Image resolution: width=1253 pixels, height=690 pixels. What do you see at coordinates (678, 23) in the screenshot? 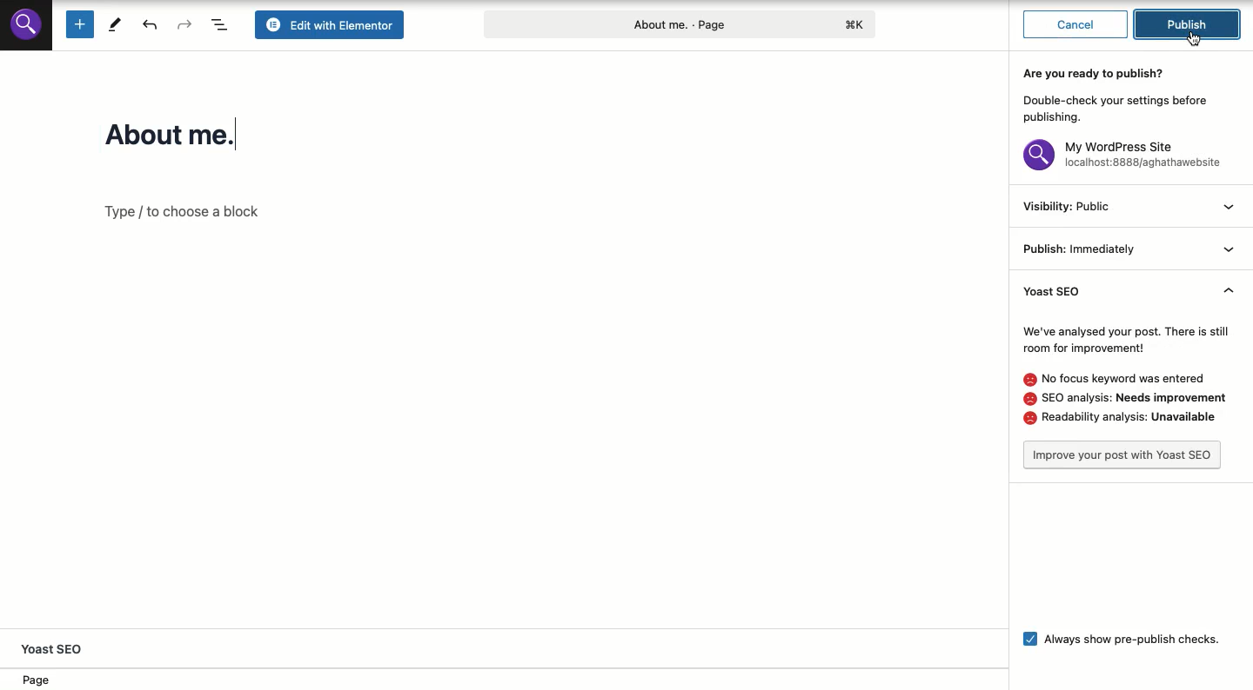
I see `About me - Page` at bounding box center [678, 23].